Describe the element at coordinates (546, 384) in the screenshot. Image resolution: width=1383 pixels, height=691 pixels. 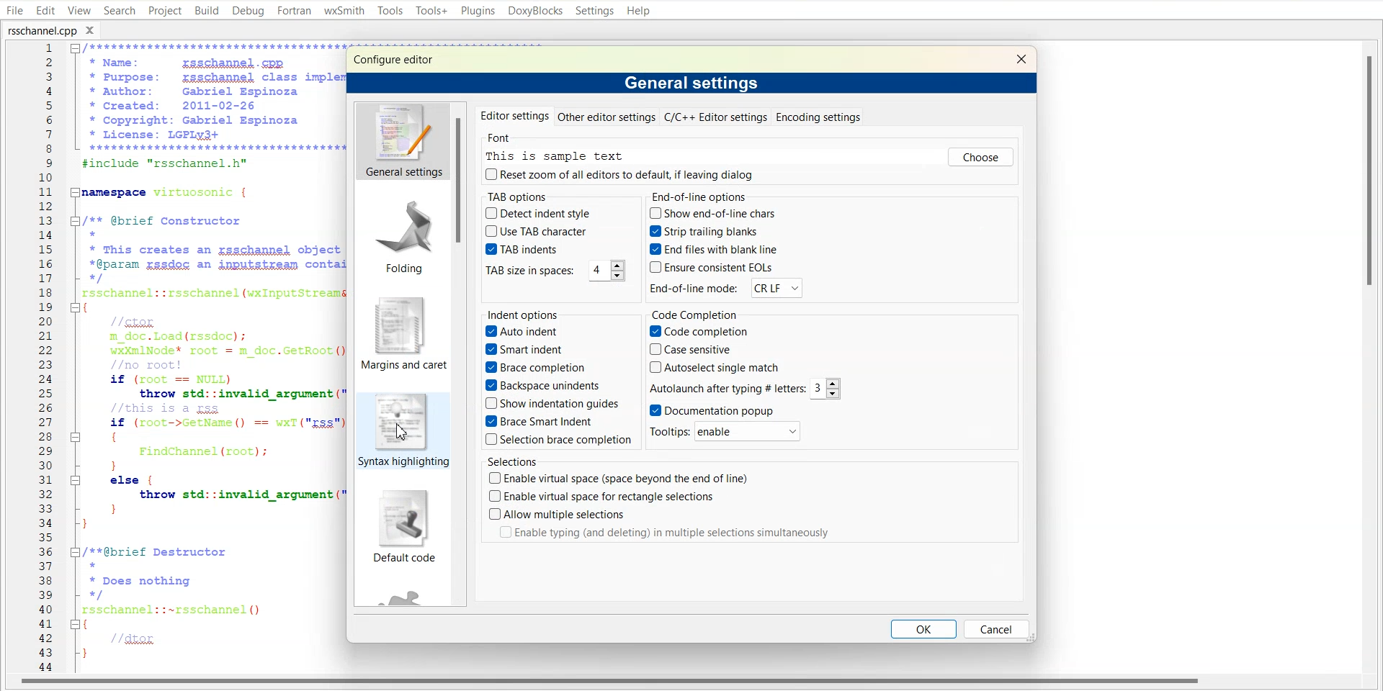
I see `Backspace unindents` at that location.